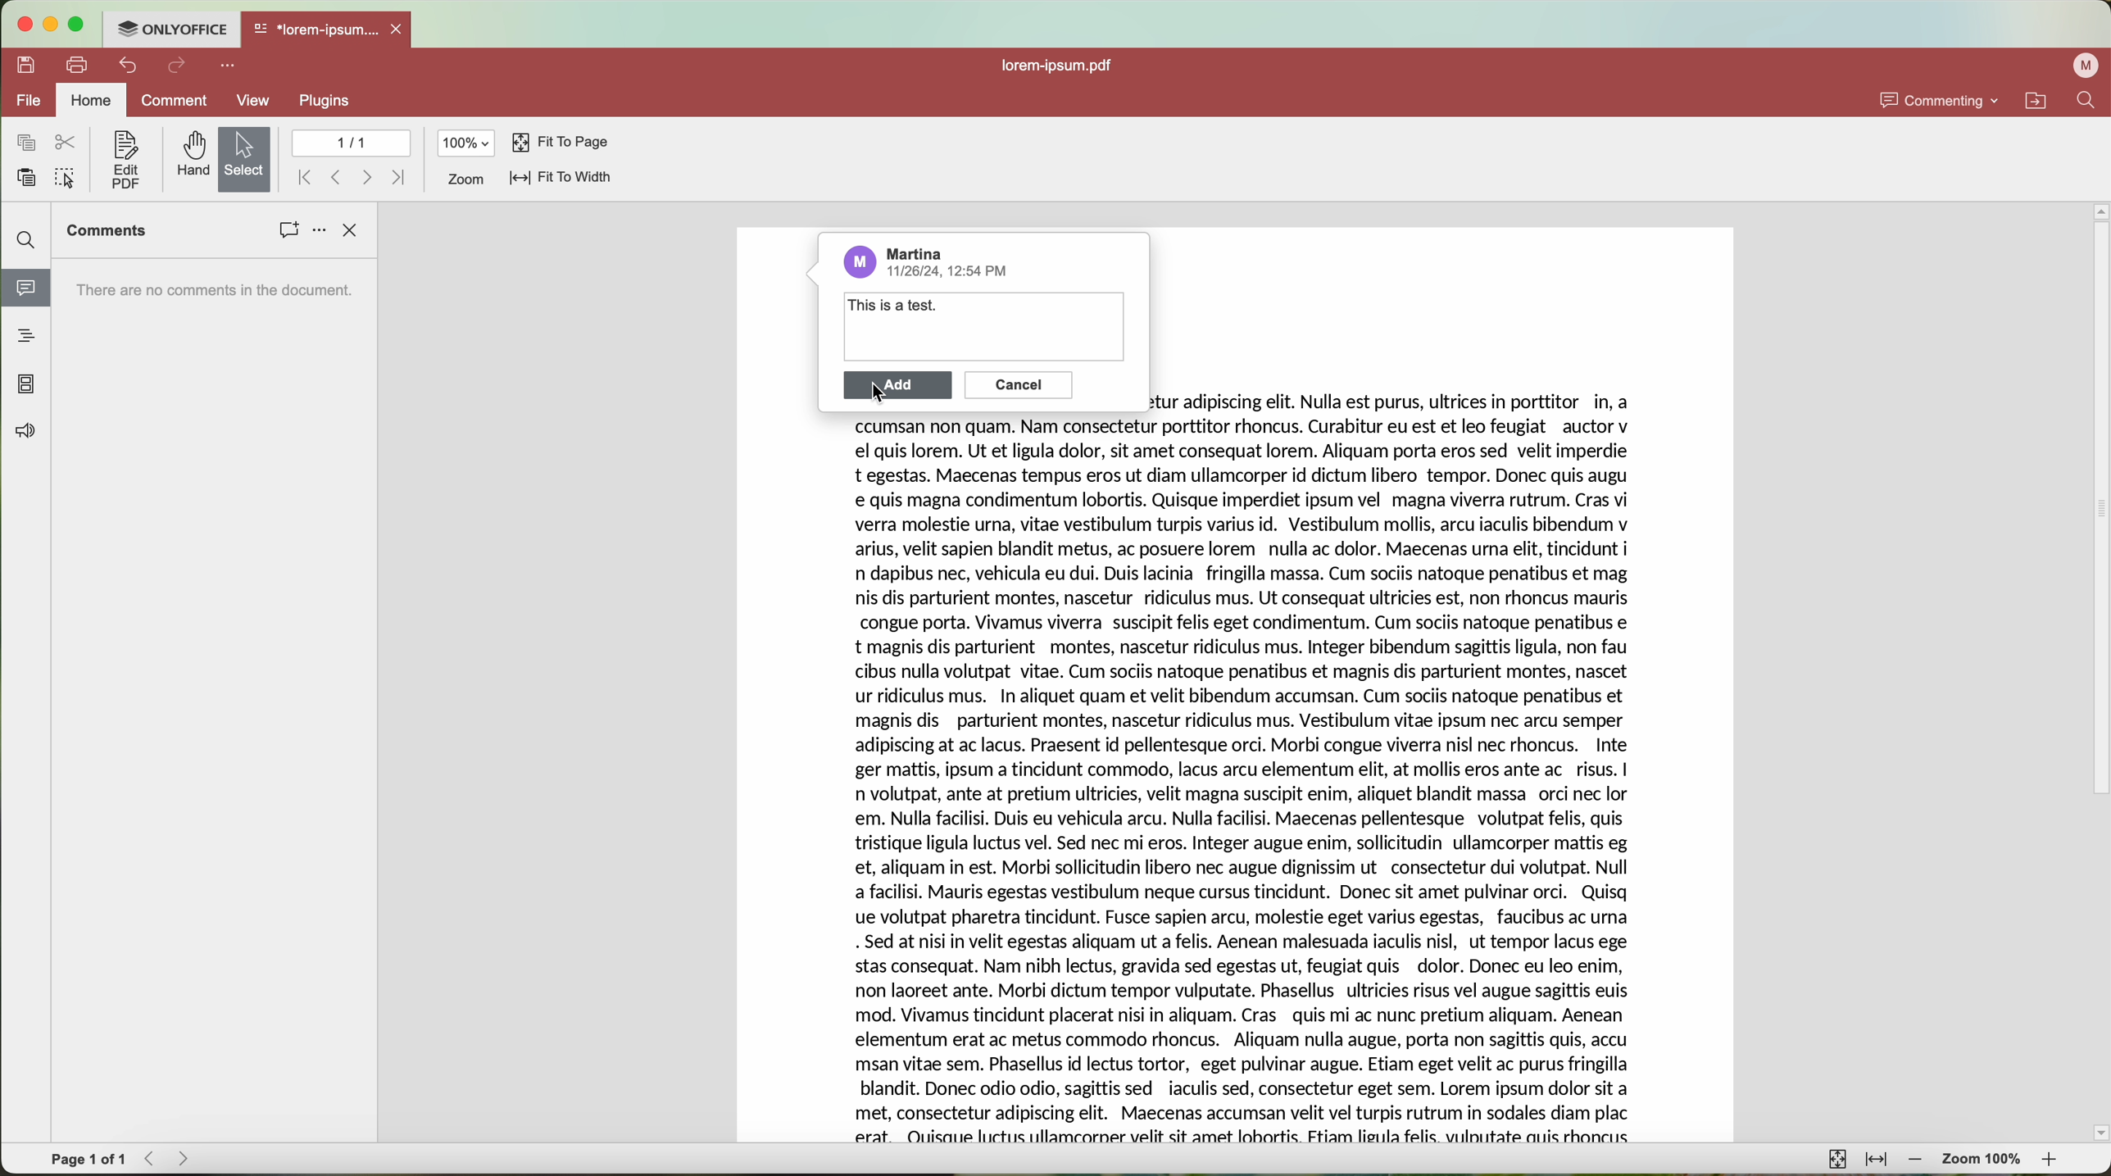  What do you see at coordinates (26, 143) in the screenshot?
I see `copy` at bounding box center [26, 143].